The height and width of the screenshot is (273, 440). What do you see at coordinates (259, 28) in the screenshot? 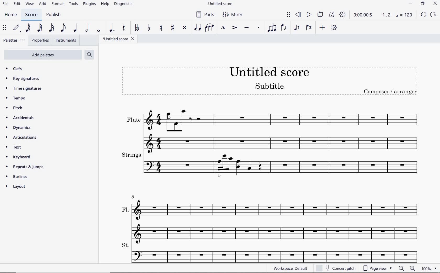
I see `STACCATO` at bounding box center [259, 28].